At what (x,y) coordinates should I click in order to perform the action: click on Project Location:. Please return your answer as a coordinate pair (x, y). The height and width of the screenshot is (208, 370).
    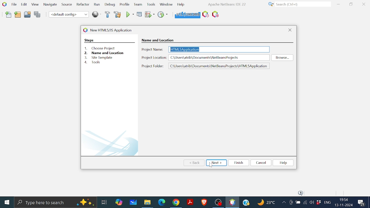
    Looking at the image, I should click on (154, 57).